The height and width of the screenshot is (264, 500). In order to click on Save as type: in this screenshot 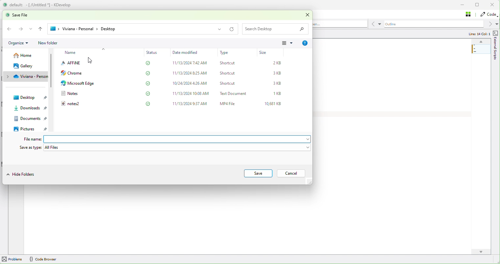, I will do `click(30, 147)`.